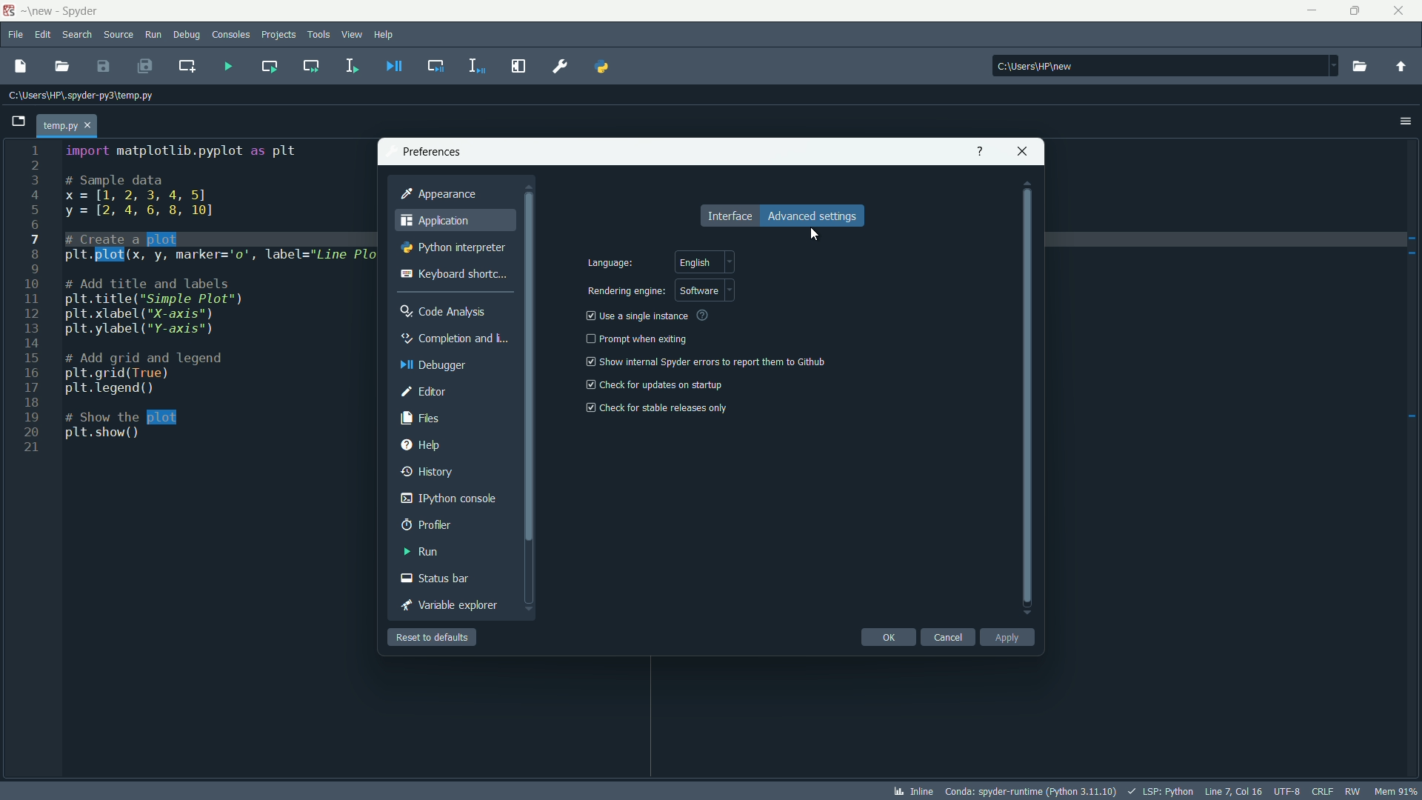  I want to click on file, so click(16, 36).